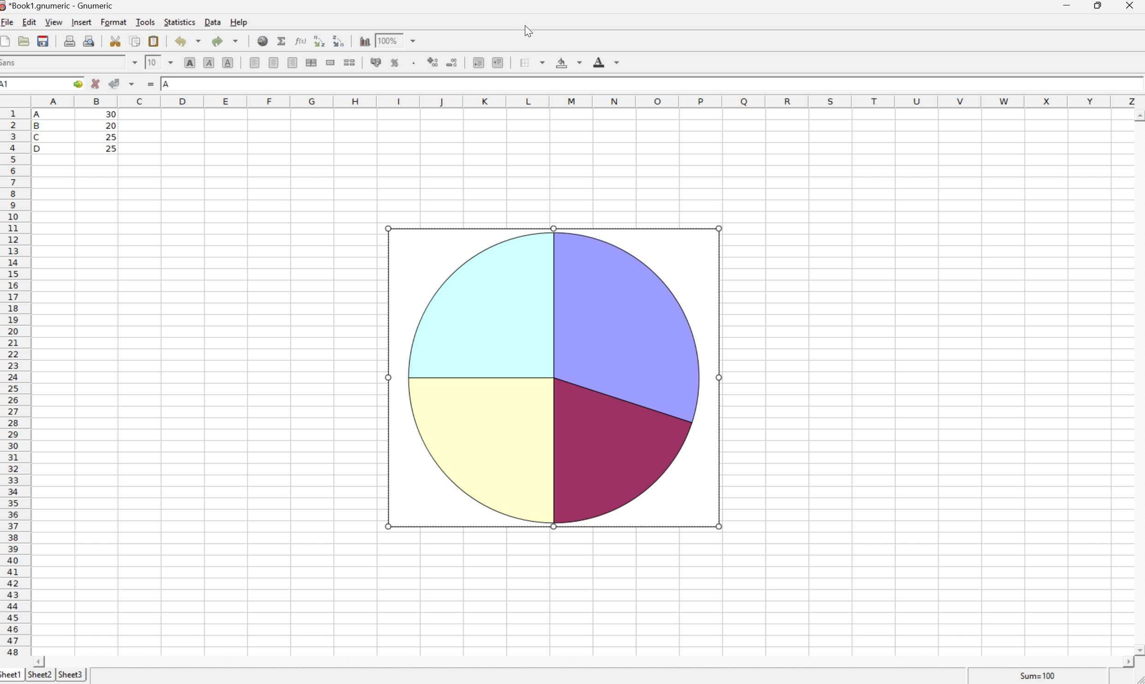  Describe the element at coordinates (153, 62) in the screenshot. I see `10` at that location.